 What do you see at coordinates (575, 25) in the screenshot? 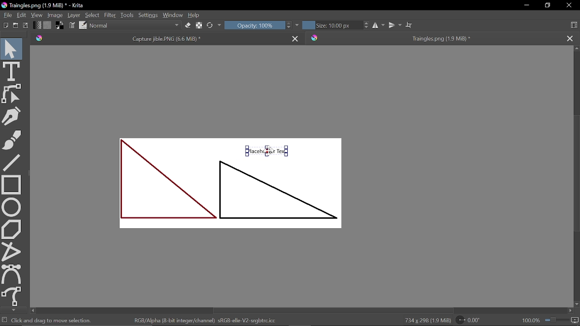
I see `Choose workspace` at bounding box center [575, 25].